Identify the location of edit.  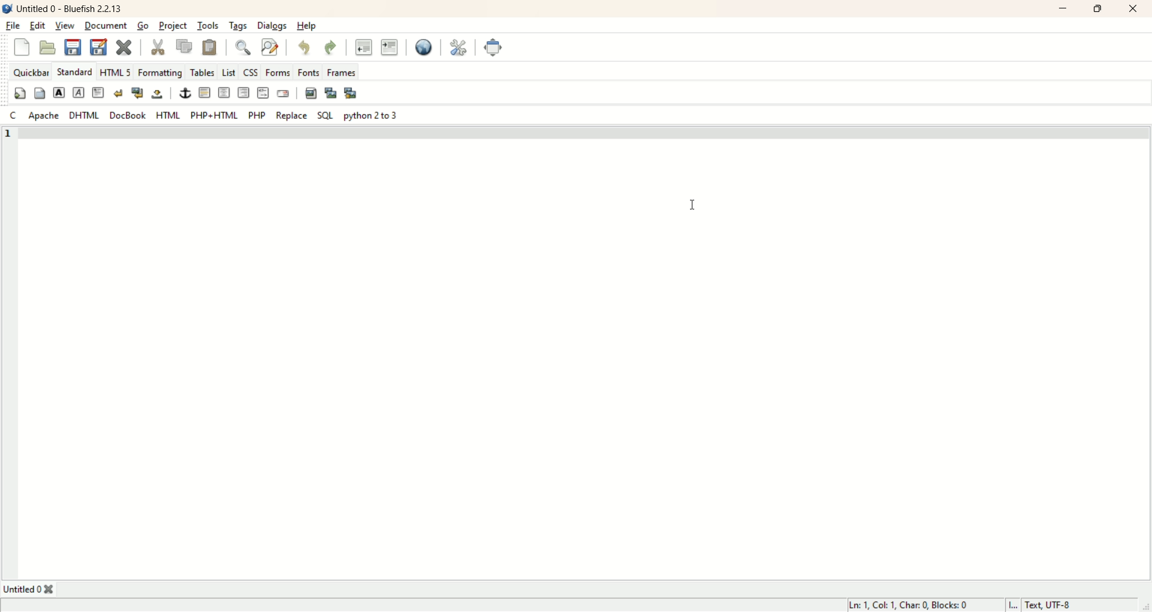
(37, 25).